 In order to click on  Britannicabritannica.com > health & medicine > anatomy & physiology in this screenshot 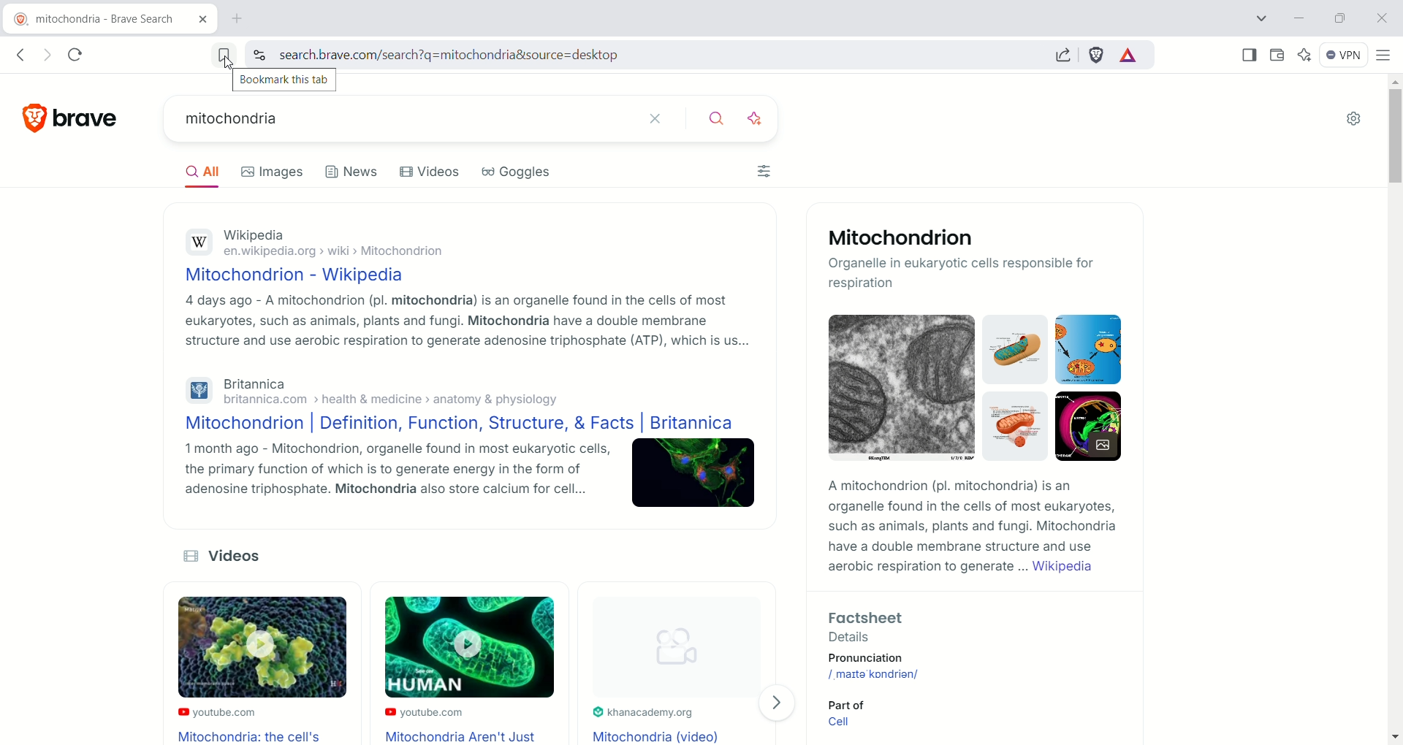, I will do `click(371, 391)`.